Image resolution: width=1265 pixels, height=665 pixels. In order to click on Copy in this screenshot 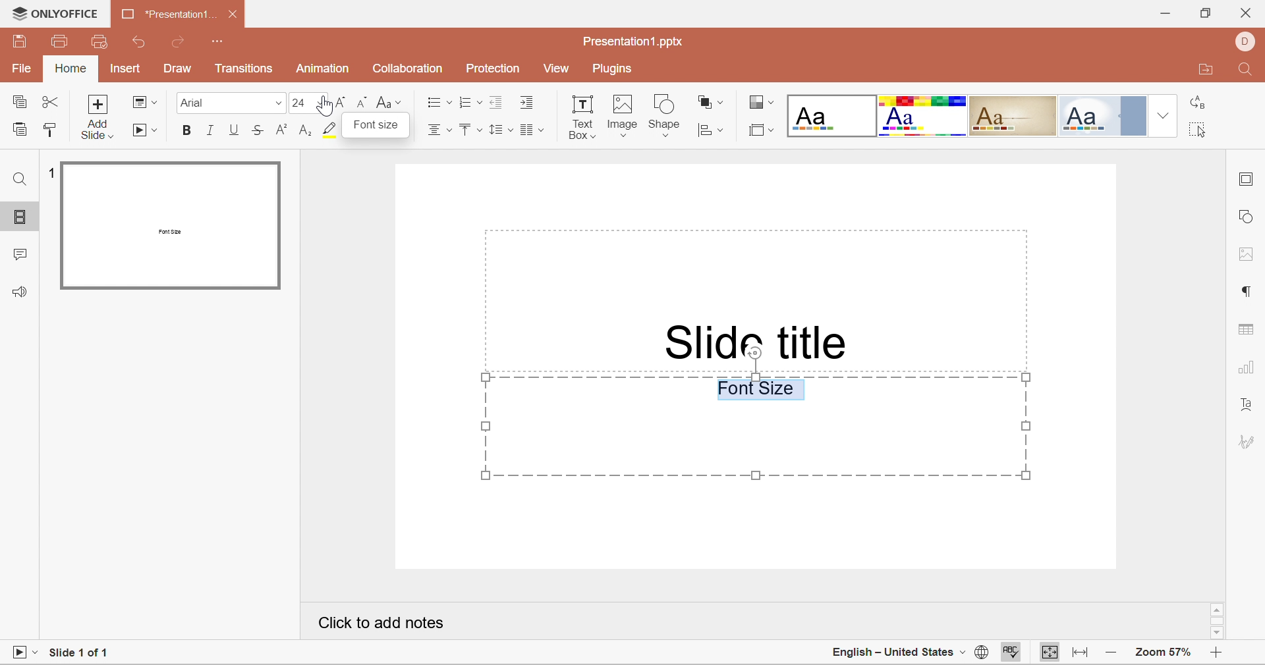, I will do `click(22, 103)`.